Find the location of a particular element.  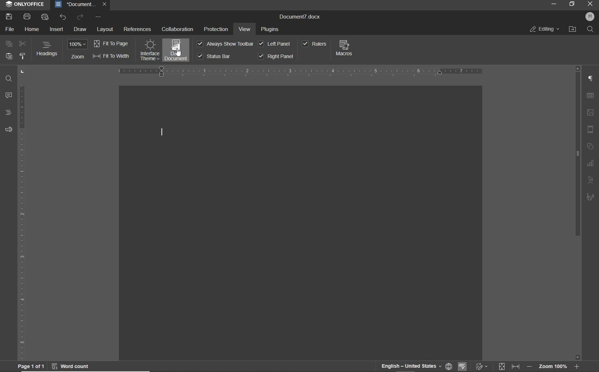

DOCUMENT THEME CHANGED is located at coordinates (302, 221).